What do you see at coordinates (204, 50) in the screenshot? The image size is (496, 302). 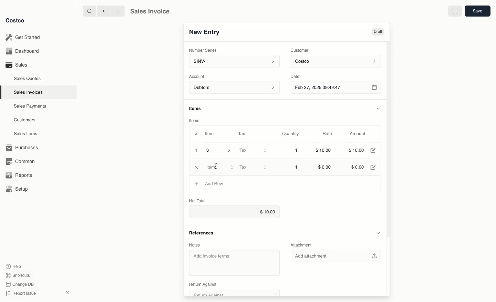 I see `Number Series` at bounding box center [204, 50].